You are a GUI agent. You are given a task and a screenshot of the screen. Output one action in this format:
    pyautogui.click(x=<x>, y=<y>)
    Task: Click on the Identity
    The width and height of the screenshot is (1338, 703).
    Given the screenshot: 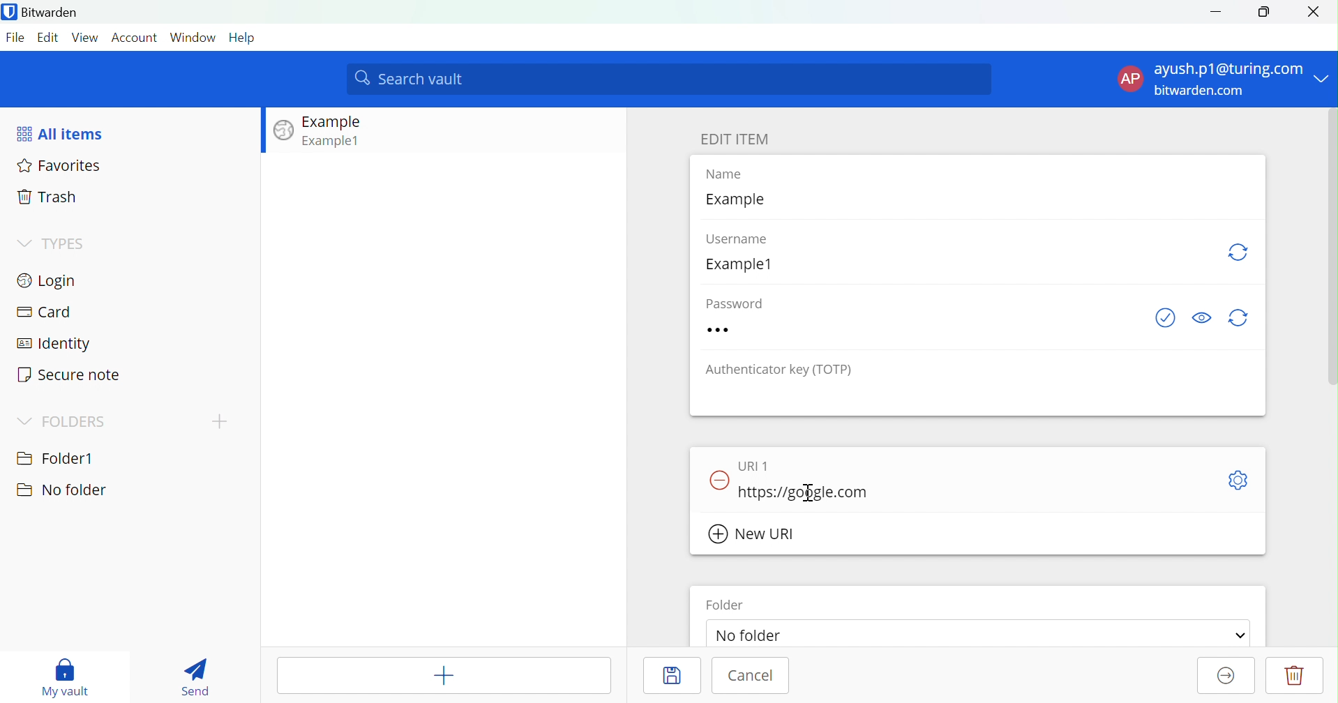 What is the action you would take?
    pyautogui.click(x=55, y=345)
    